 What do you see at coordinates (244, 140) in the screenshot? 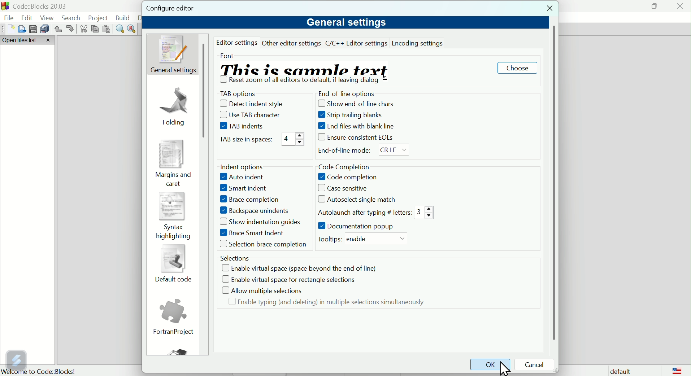
I see `Tap size in spaces 4` at bounding box center [244, 140].